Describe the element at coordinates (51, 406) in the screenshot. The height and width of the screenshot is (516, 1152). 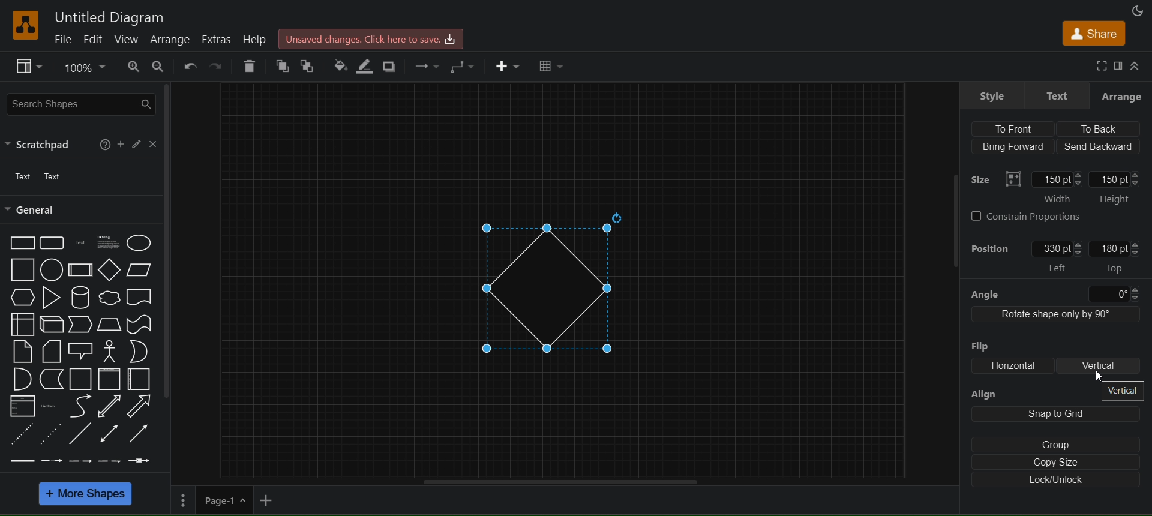
I see `item list` at that location.